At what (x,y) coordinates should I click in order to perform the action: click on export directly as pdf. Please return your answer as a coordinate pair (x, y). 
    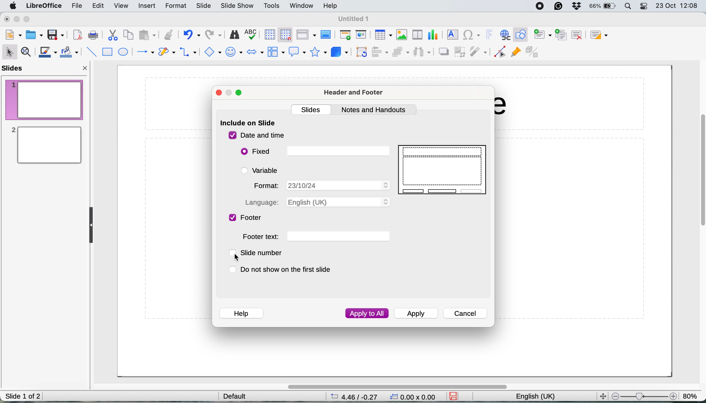
    Looking at the image, I should click on (77, 36).